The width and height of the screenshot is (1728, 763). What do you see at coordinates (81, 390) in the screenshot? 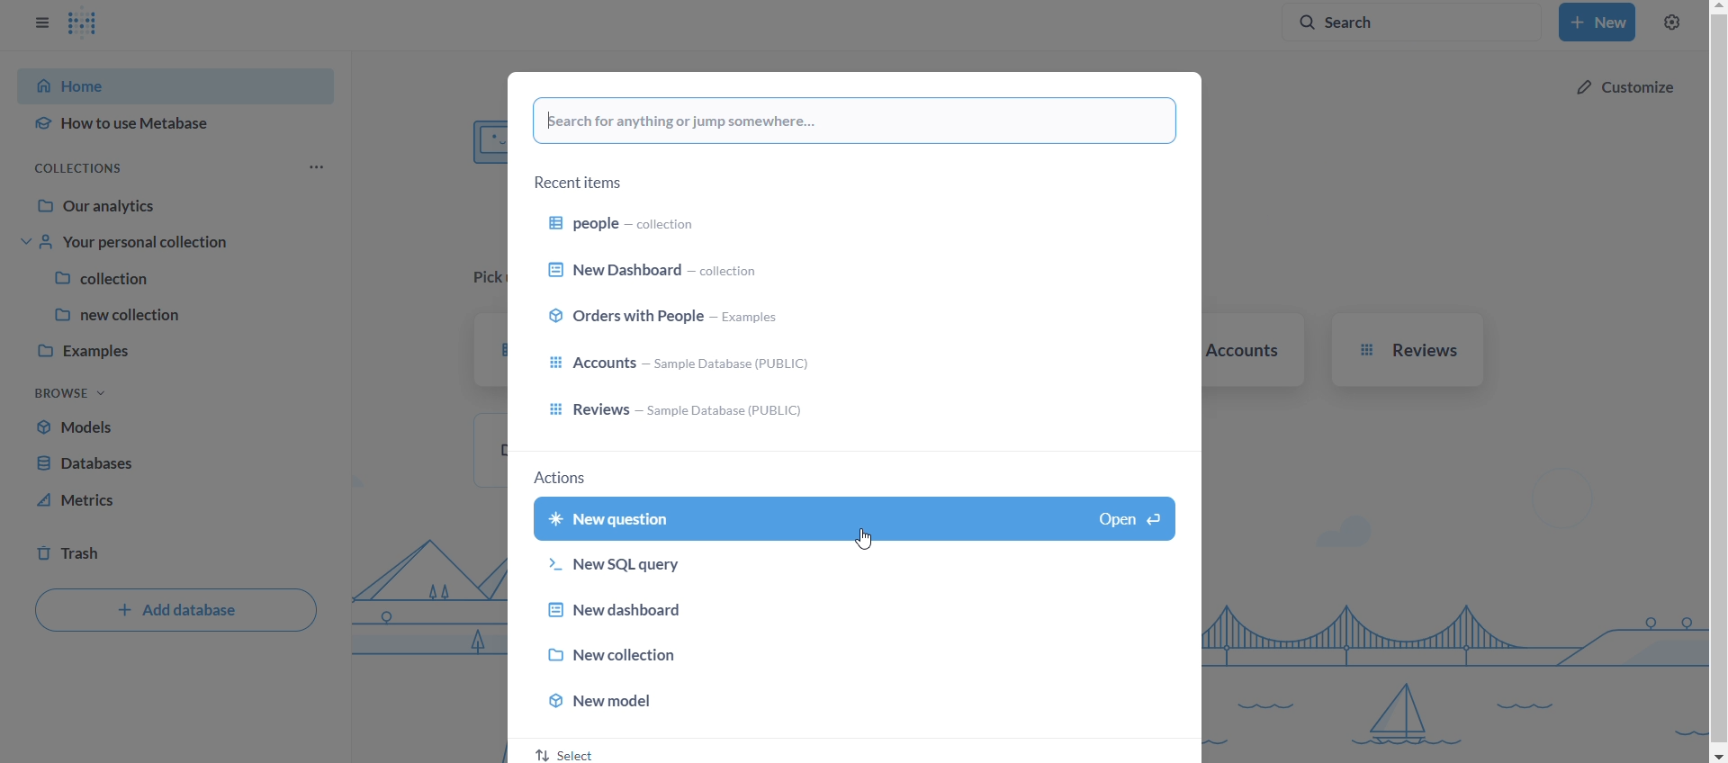
I see `browse` at bounding box center [81, 390].